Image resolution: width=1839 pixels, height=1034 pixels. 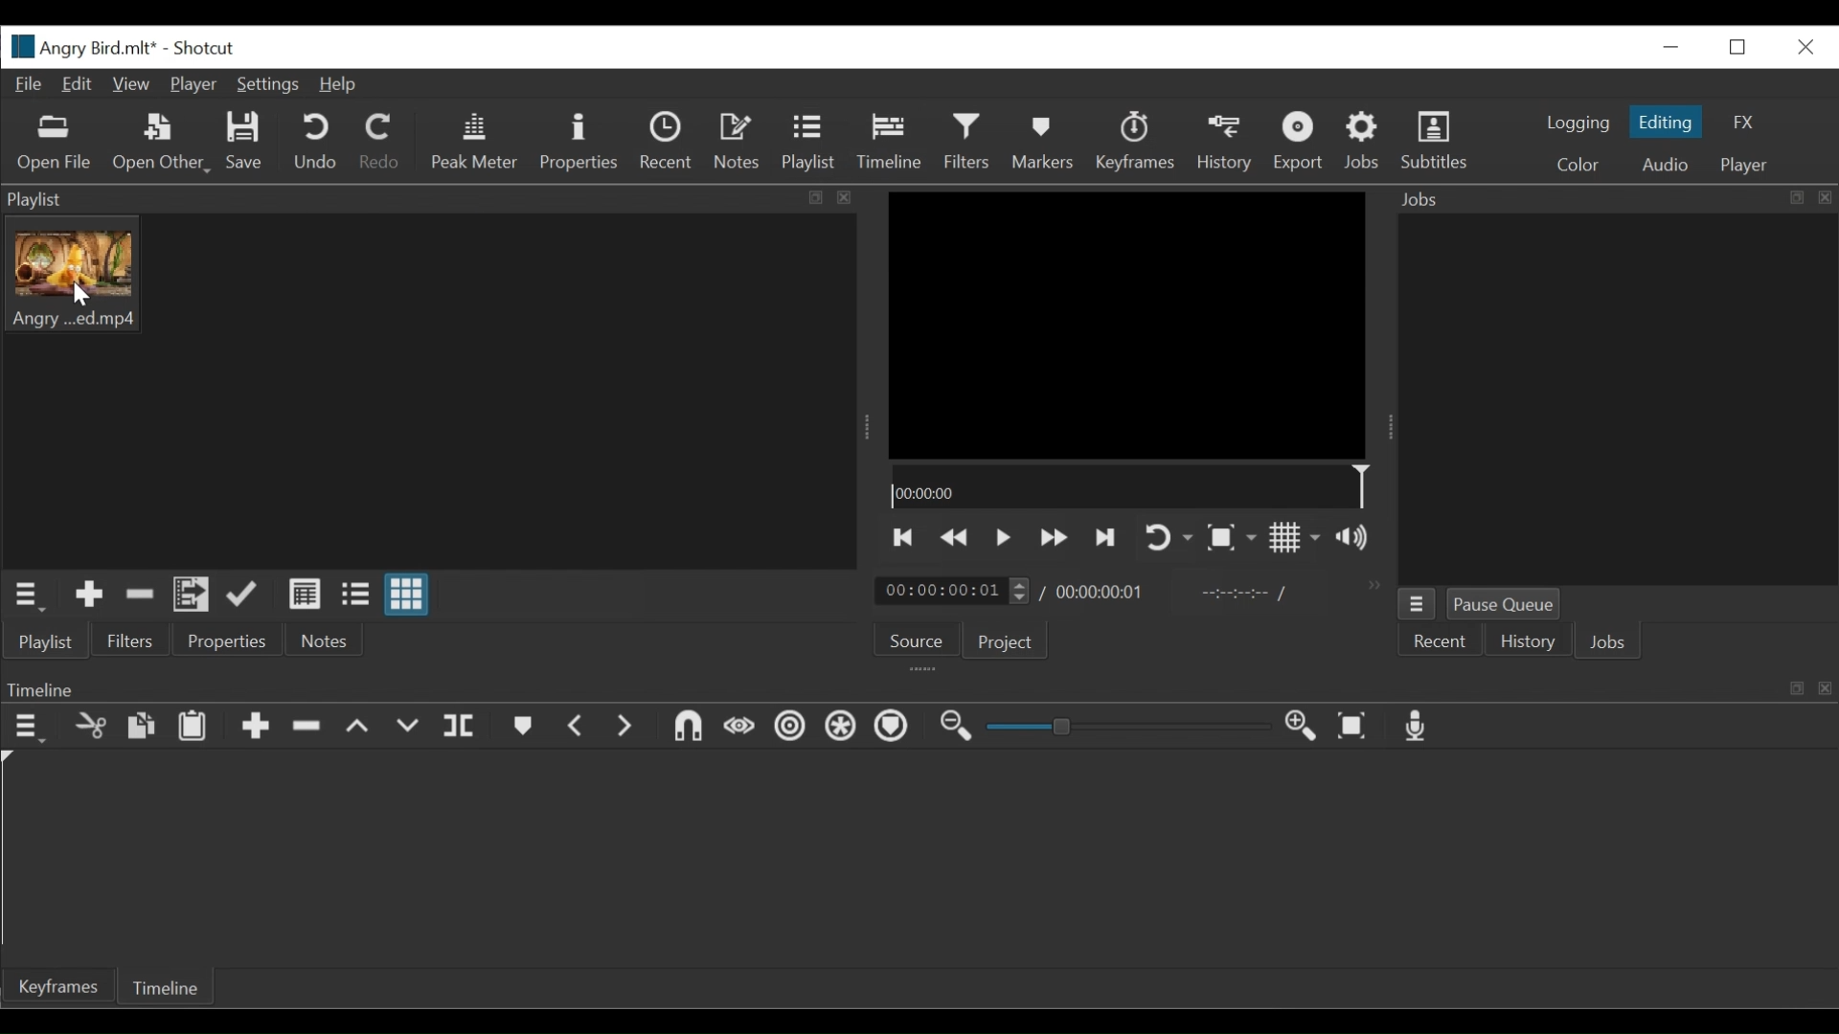 I want to click on Append, so click(x=245, y=596).